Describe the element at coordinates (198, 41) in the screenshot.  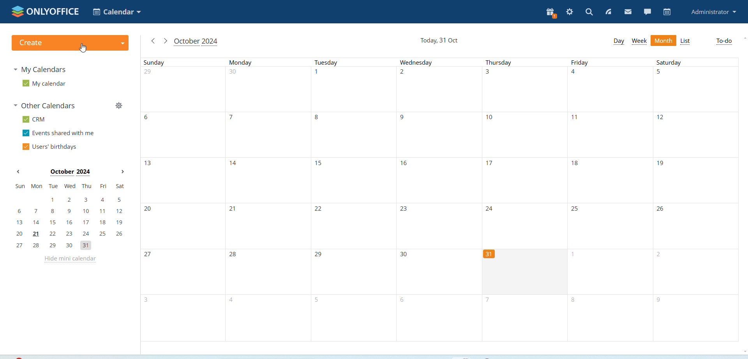
I see `October 2024` at that location.